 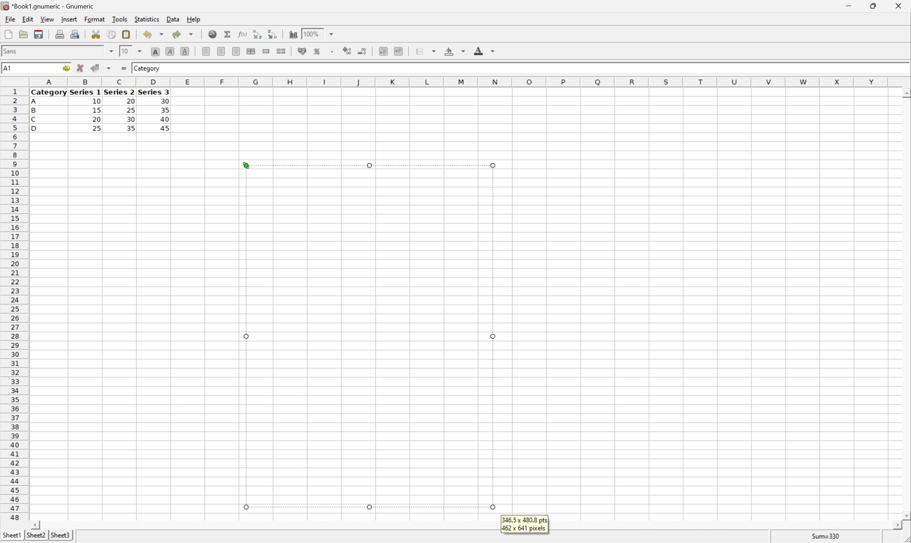 I want to click on Align Left, so click(x=205, y=50).